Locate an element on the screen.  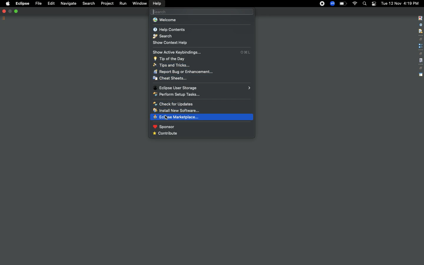
Cheat sheets is located at coordinates (170, 79).